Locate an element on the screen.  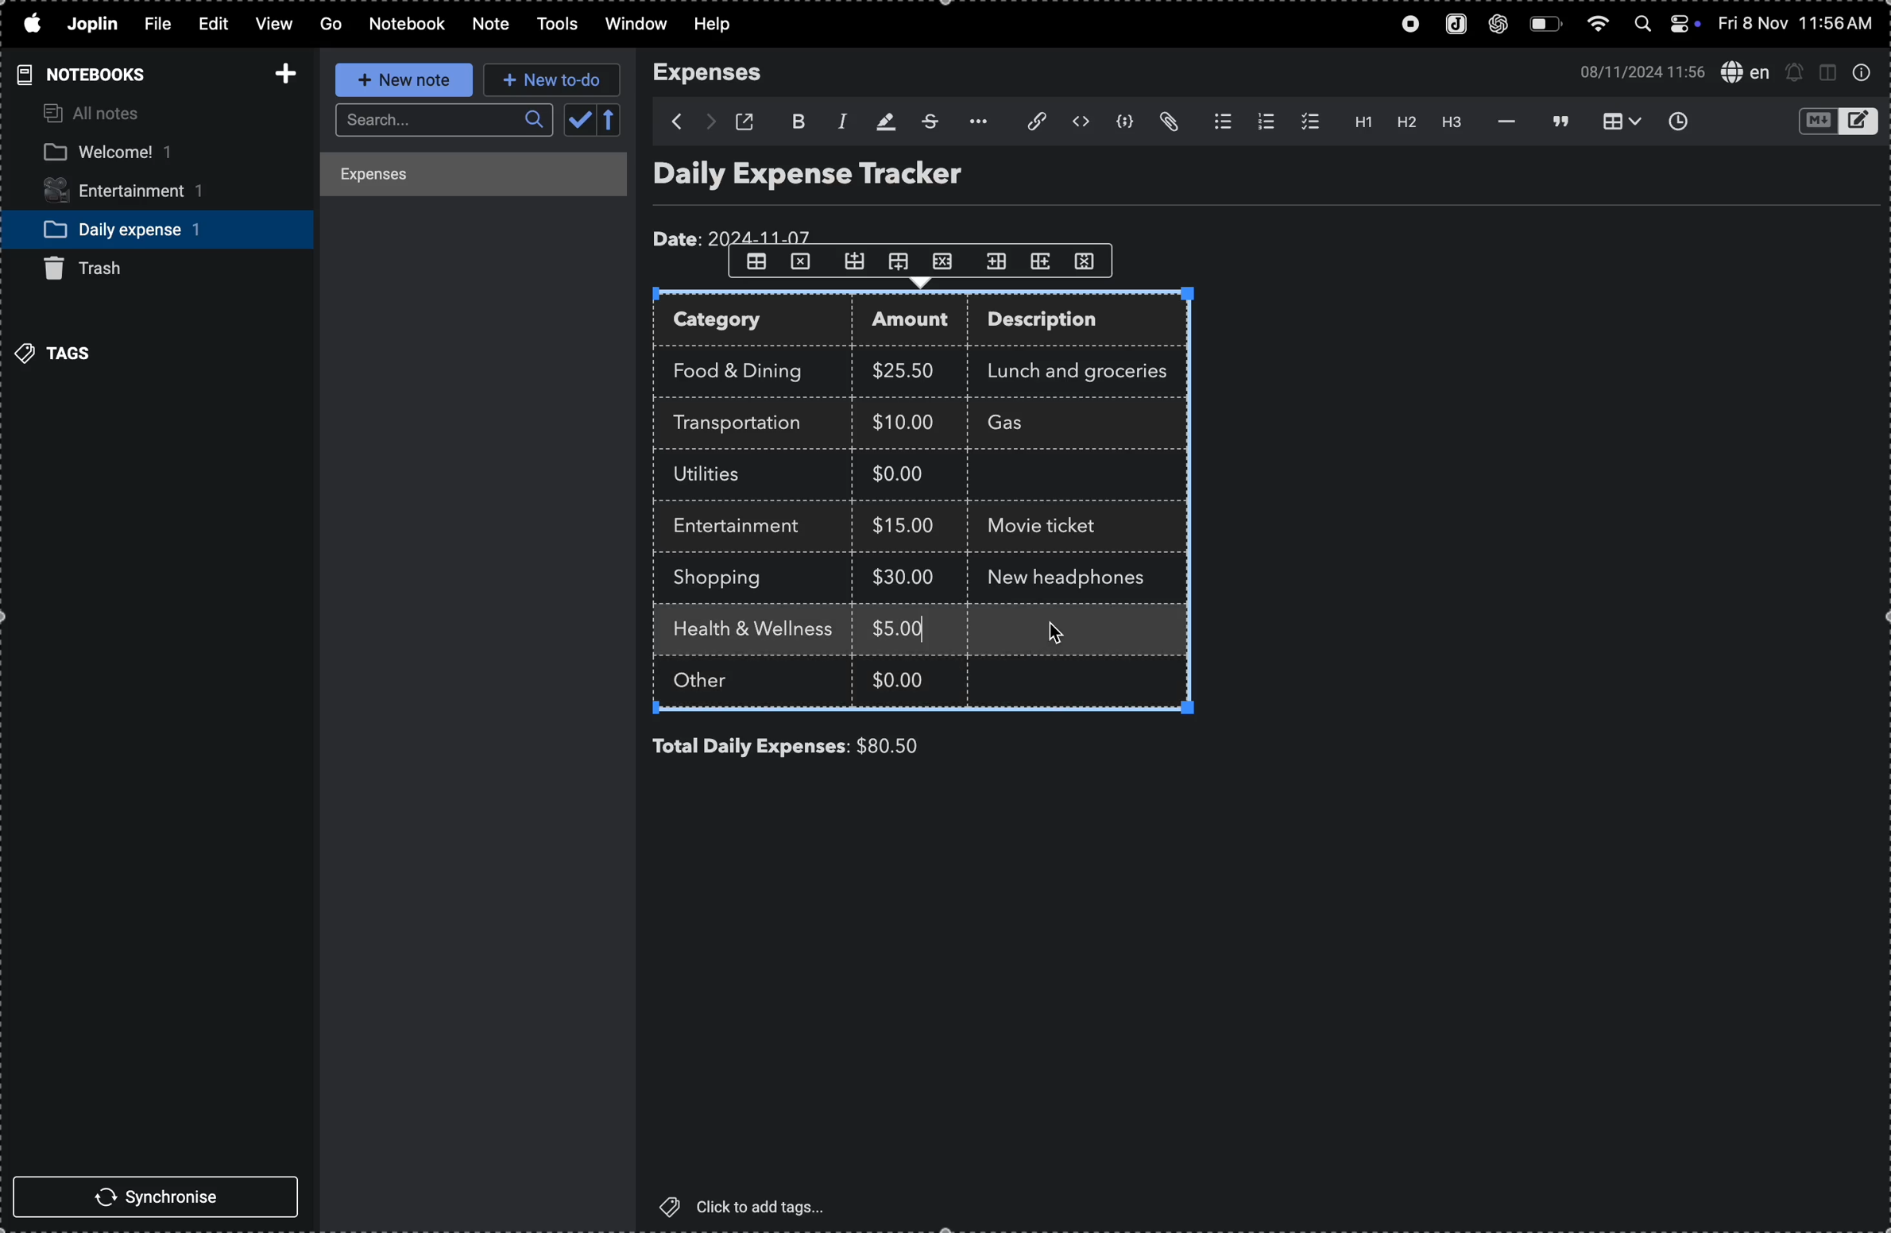
record is located at coordinates (1405, 25).